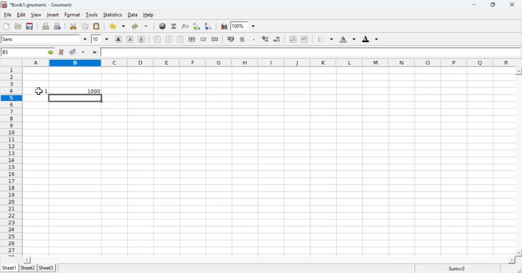 This screenshot has height=273, width=522. Describe the element at coordinates (60, 53) in the screenshot. I see `Cancel change` at that location.